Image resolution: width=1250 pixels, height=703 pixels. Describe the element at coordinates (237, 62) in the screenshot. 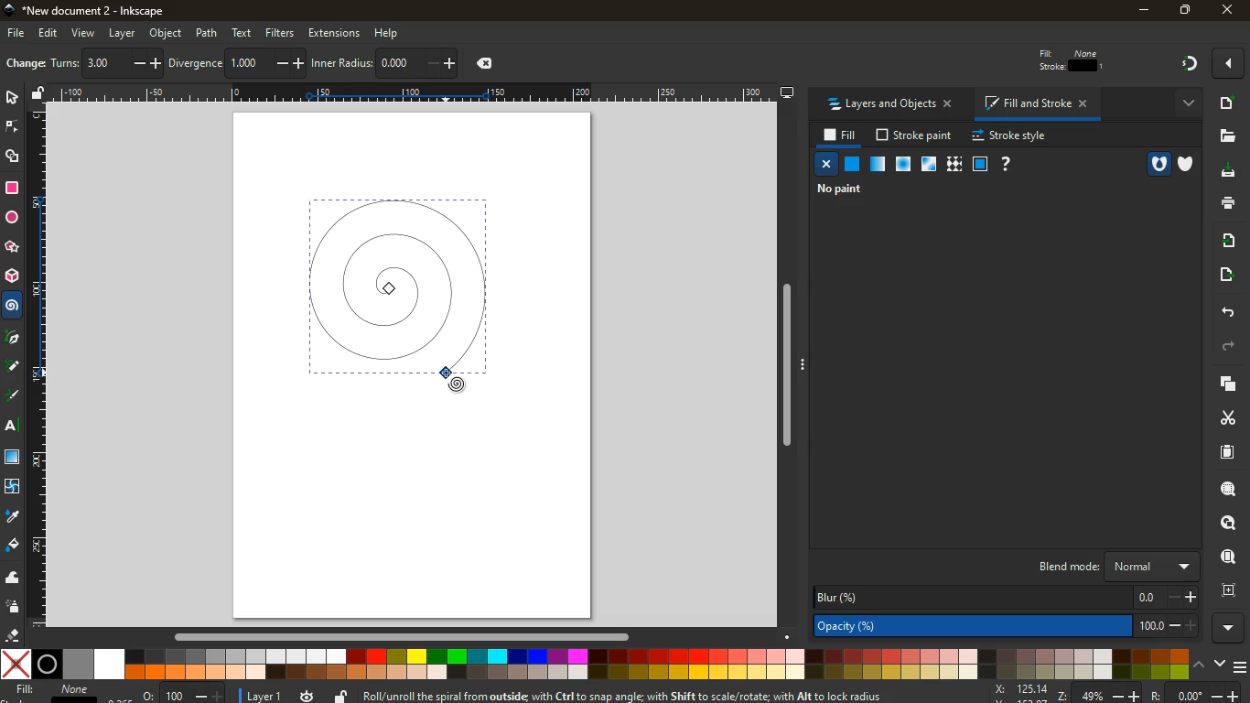

I see `divergence` at that location.